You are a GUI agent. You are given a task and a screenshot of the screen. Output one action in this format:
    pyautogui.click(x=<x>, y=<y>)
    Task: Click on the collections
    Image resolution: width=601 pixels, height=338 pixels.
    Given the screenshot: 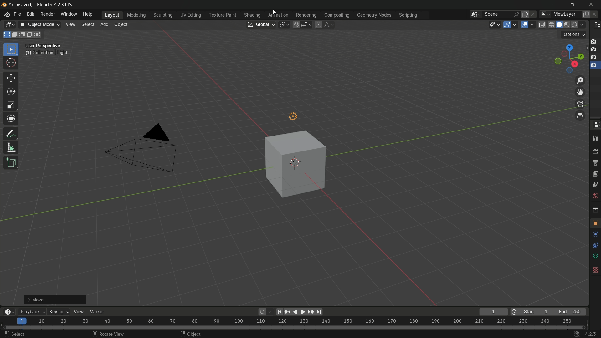 What is the action you would take?
    pyautogui.click(x=594, y=210)
    